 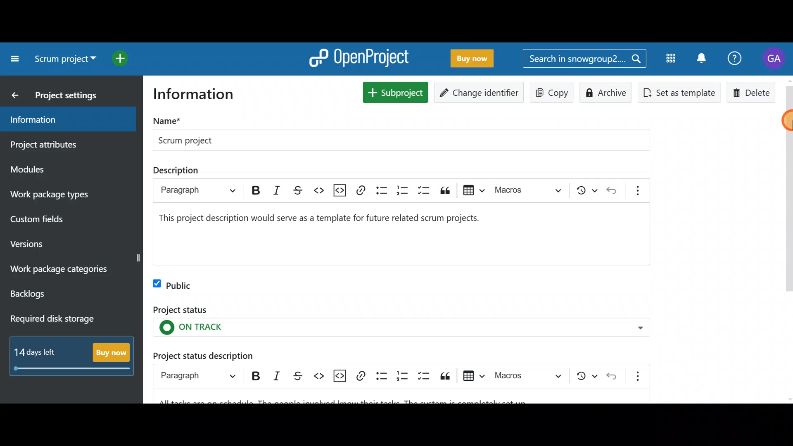 I want to click on Work package categories, so click(x=71, y=269).